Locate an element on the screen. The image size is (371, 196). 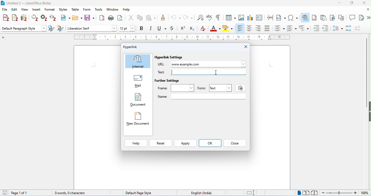
find and replace is located at coordinates (200, 18).